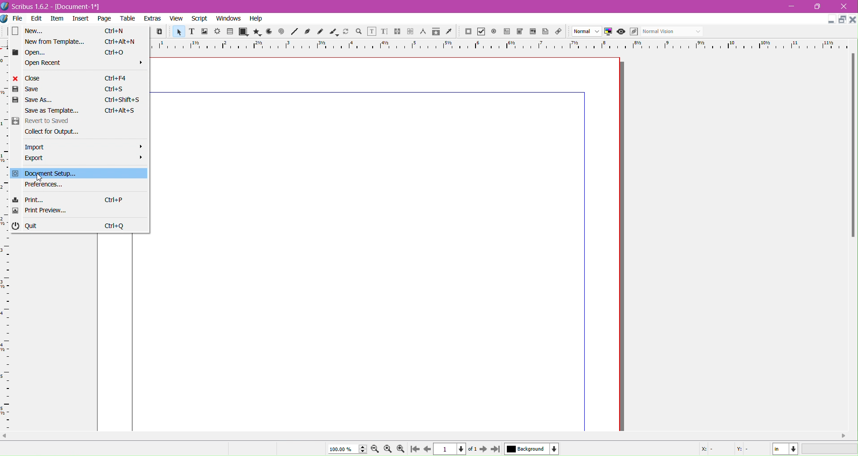  What do you see at coordinates (32, 100) in the screenshot?
I see `save as` at bounding box center [32, 100].